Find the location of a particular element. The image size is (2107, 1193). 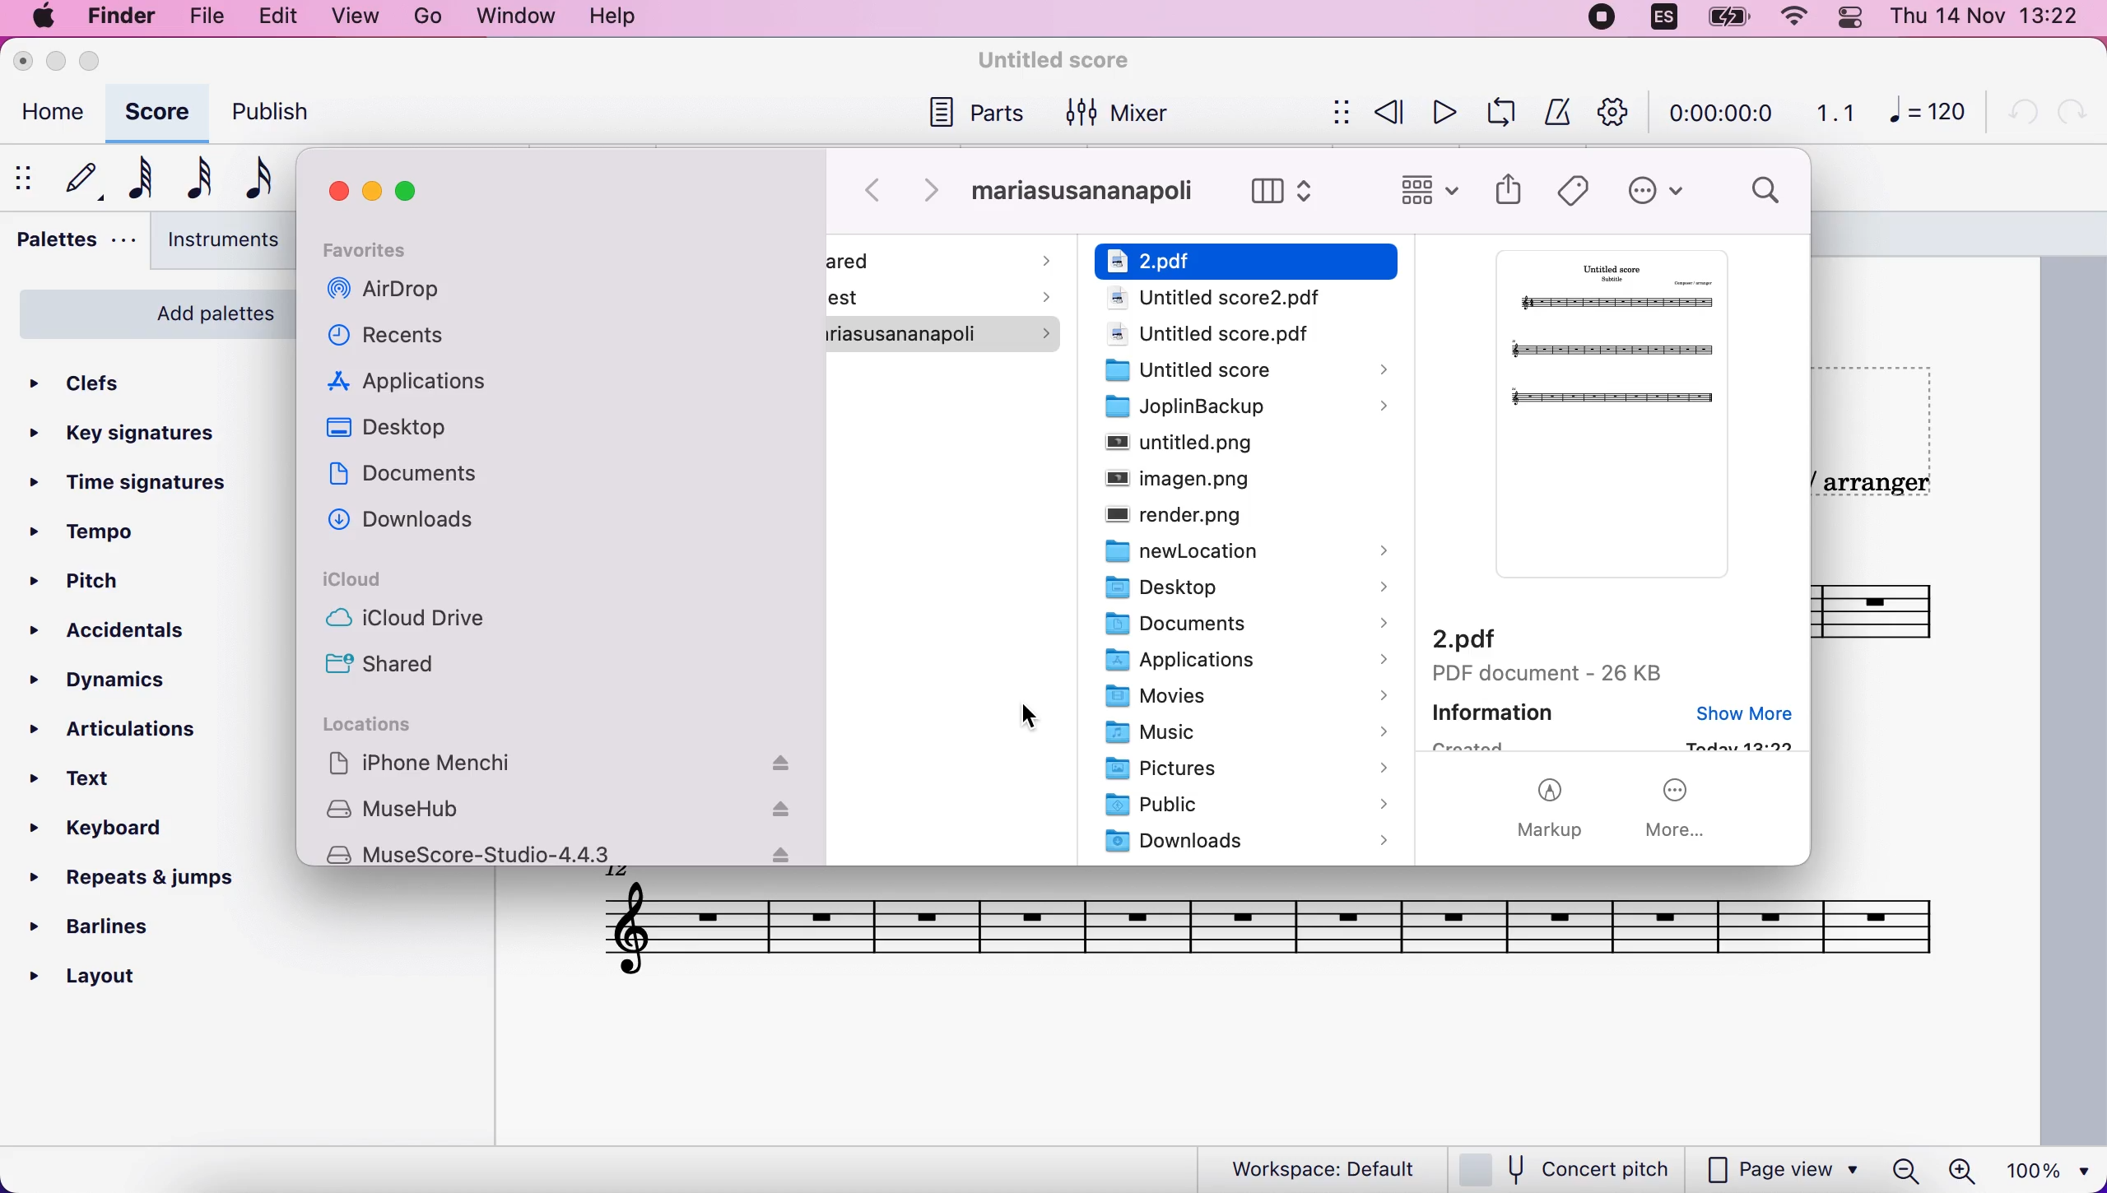

100% is located at coordinates (2053, 1168).